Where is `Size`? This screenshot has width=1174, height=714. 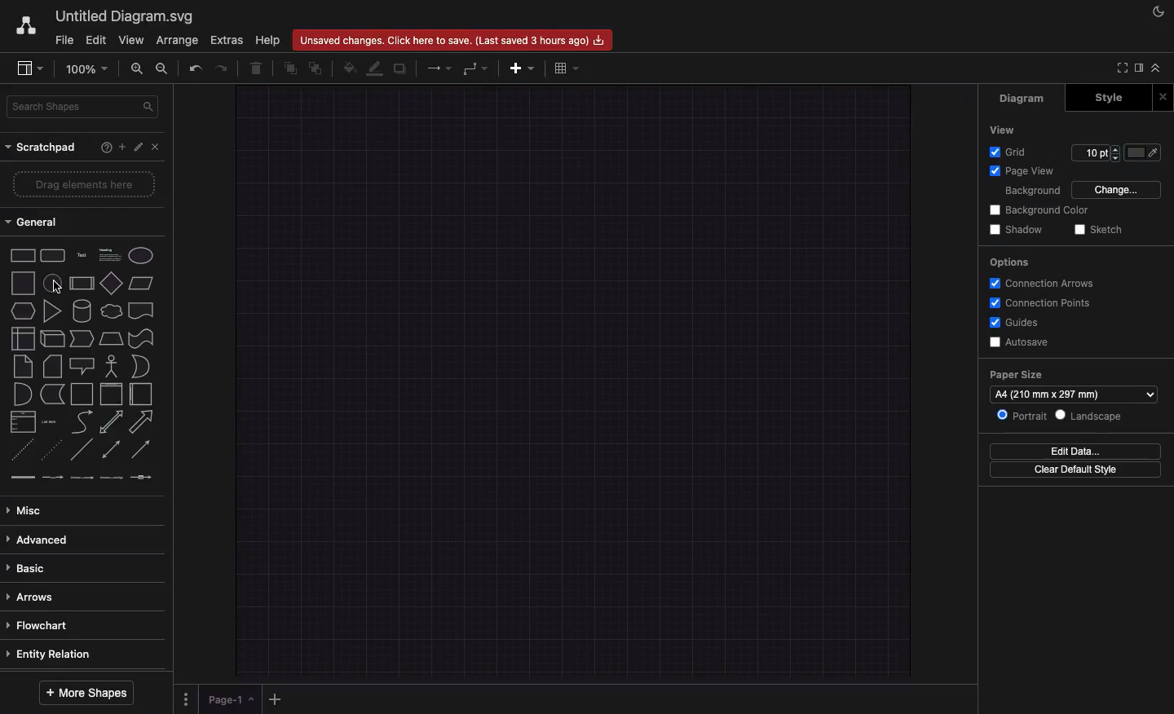
Size is located at coordinates (1095, 151).